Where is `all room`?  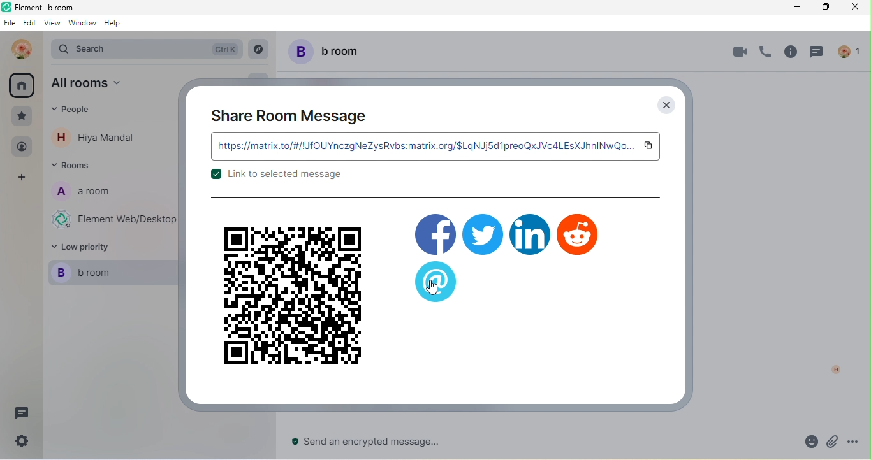
all room is located at coordinates (97, 85).